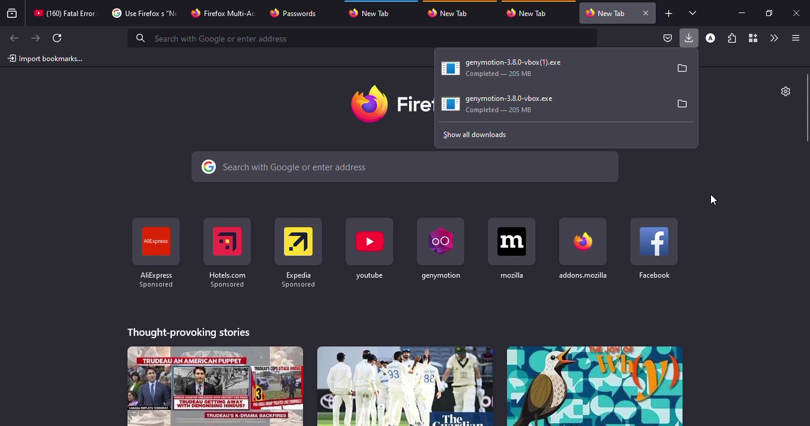  I want to click on stories, so click(190, 330).